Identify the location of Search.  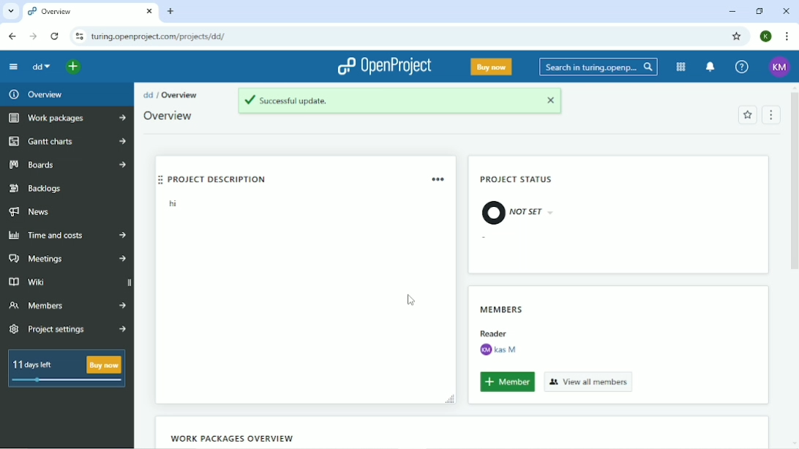
(599, 66).